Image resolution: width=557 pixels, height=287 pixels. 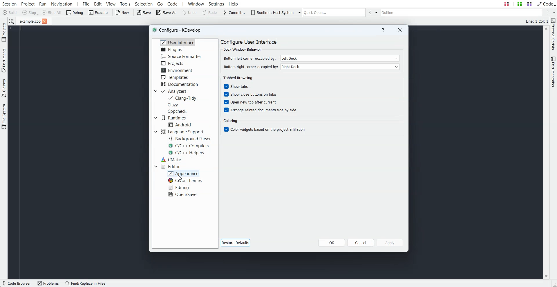 I want to click on Text, so click(x=232, y=121).